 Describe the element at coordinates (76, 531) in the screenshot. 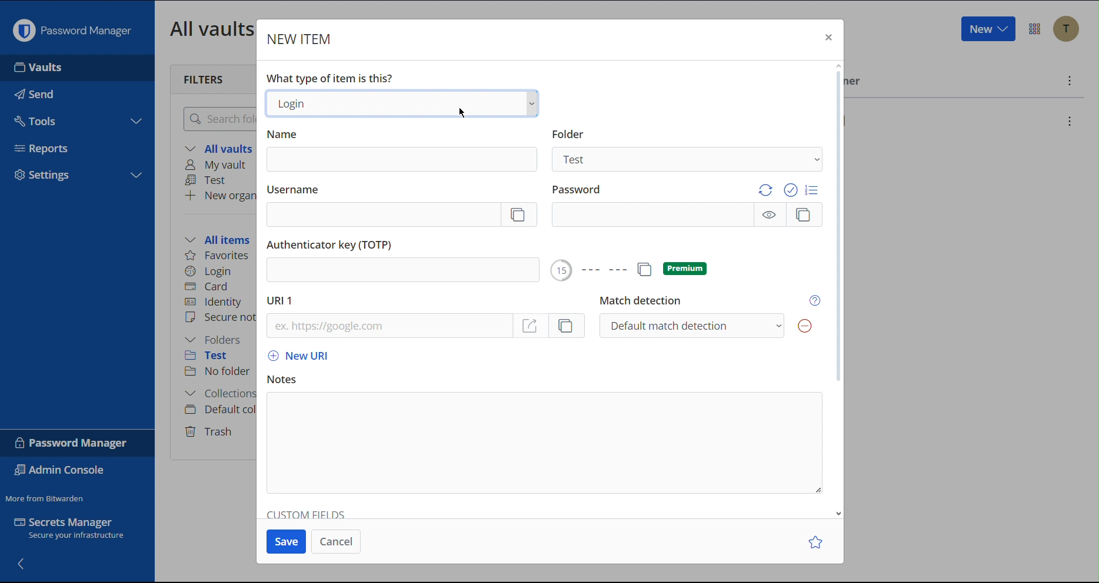

I see `Secrets Manager` at that location.